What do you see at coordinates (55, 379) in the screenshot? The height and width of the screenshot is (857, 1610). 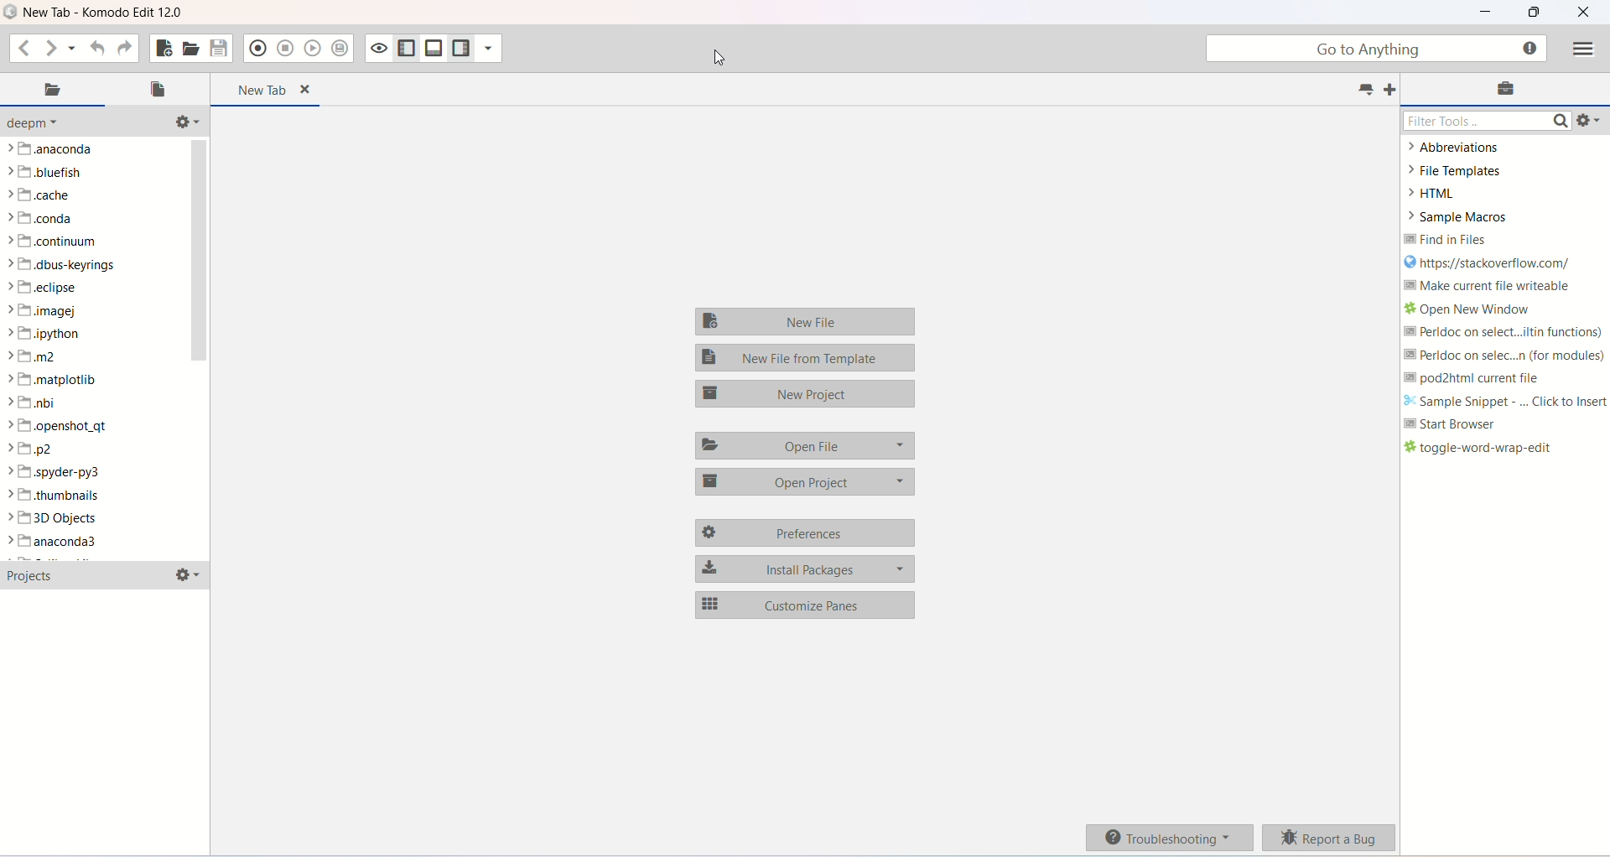 I see `matplotlib` at bounding box center [55, 379].